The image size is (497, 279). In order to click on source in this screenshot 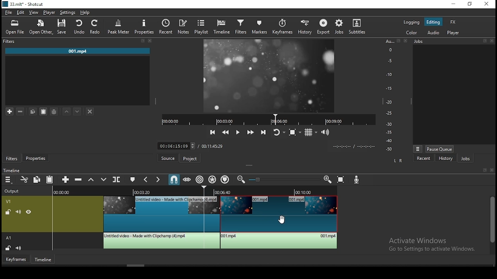, I will do `click(164, 158)`.